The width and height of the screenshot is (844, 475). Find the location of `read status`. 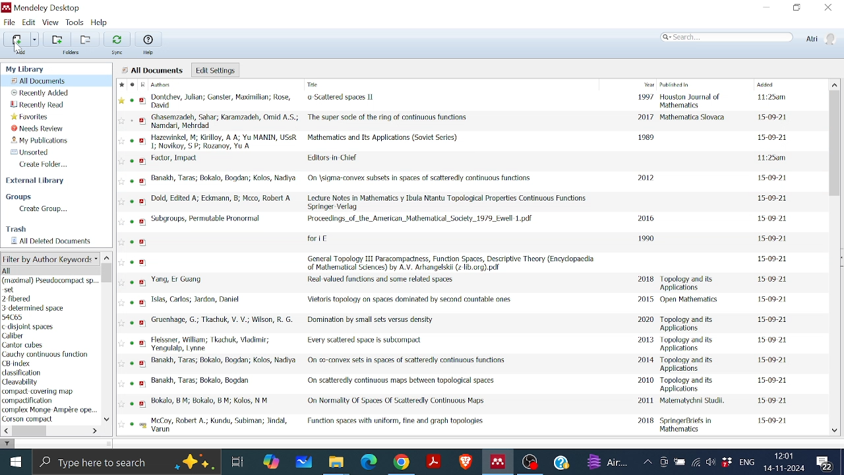

read status is located at coordinates (135, 202).